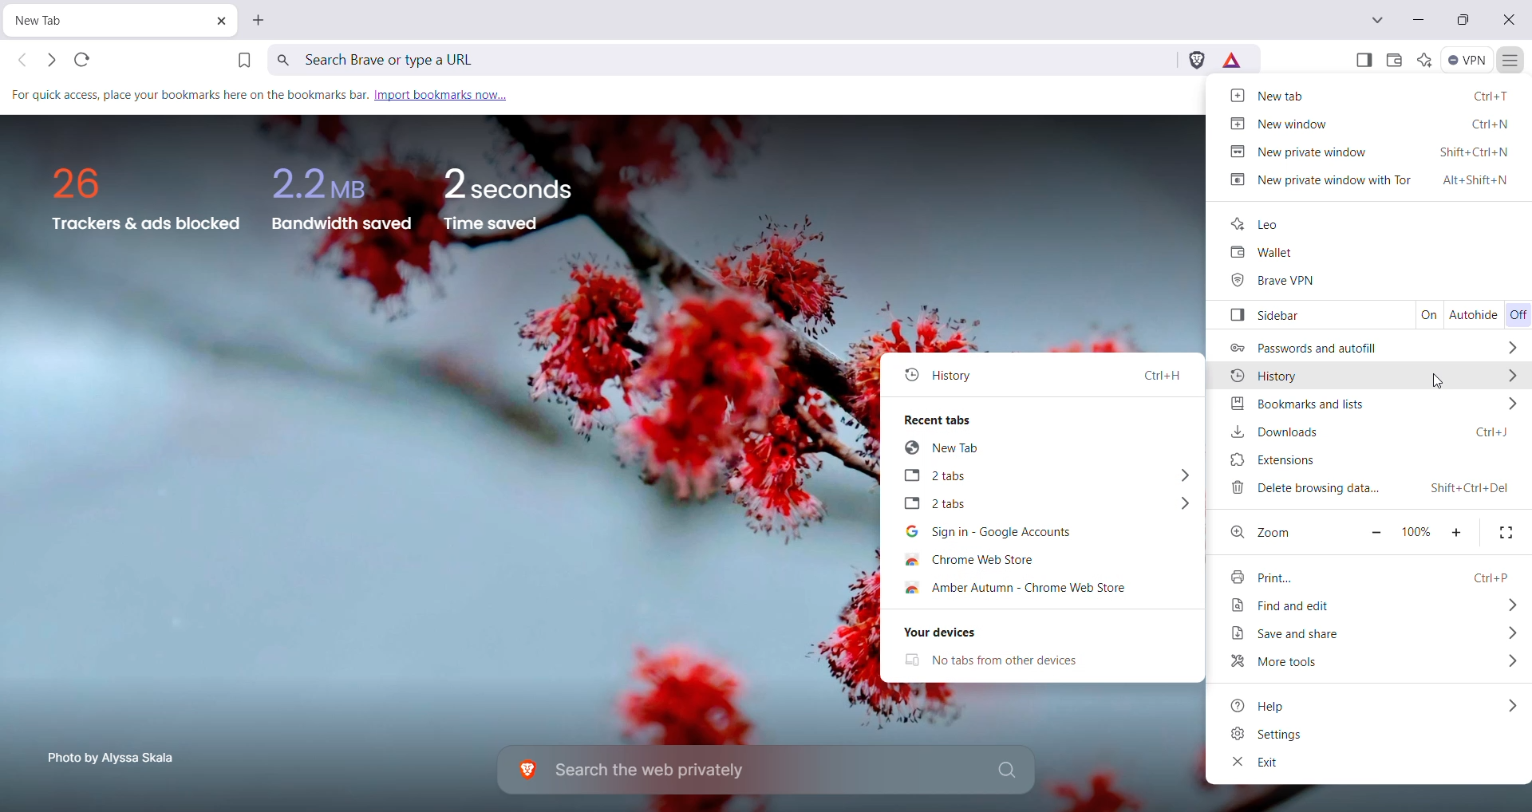 The height and width of the screenshot is (812, 1532). Describe the element at coordinates (1369, 406) in the screenshot. I see `Bookmarks and Lists` at that location.